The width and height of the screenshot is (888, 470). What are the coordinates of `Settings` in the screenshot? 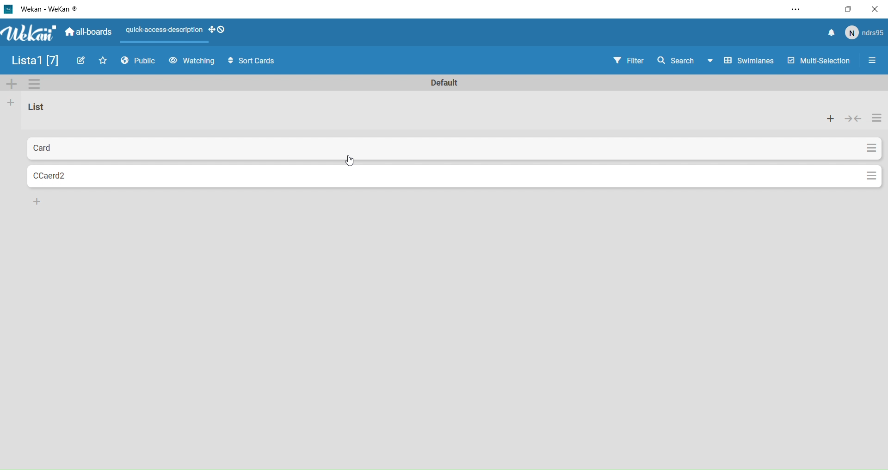 It's located at (872, 148).